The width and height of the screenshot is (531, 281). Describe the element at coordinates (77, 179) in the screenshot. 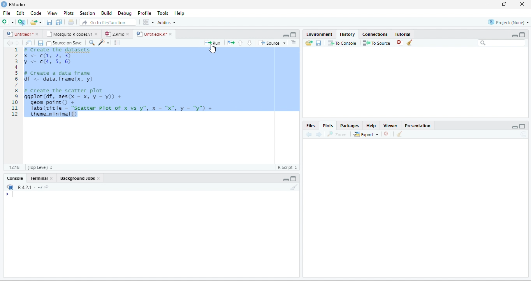

I see `Background Jobs` at that location.